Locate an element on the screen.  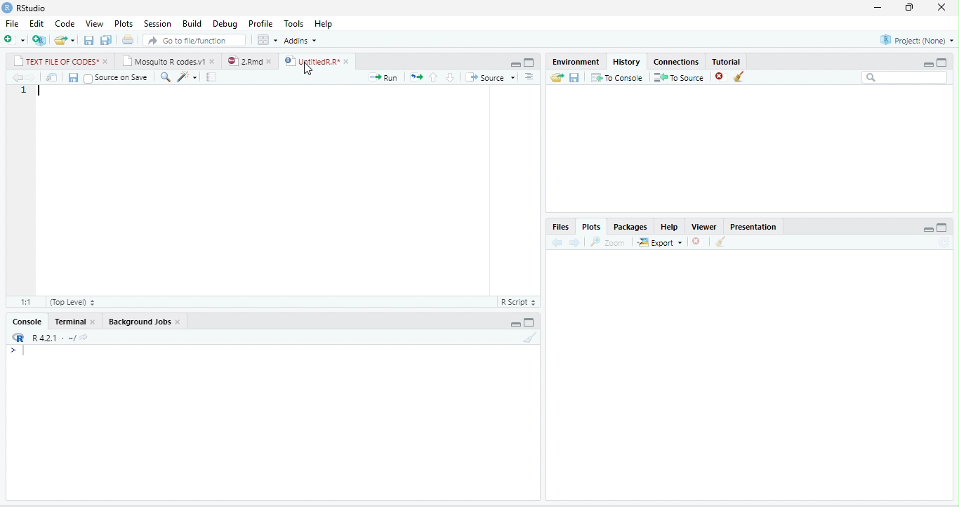
close is located at coordinates (94, 322).